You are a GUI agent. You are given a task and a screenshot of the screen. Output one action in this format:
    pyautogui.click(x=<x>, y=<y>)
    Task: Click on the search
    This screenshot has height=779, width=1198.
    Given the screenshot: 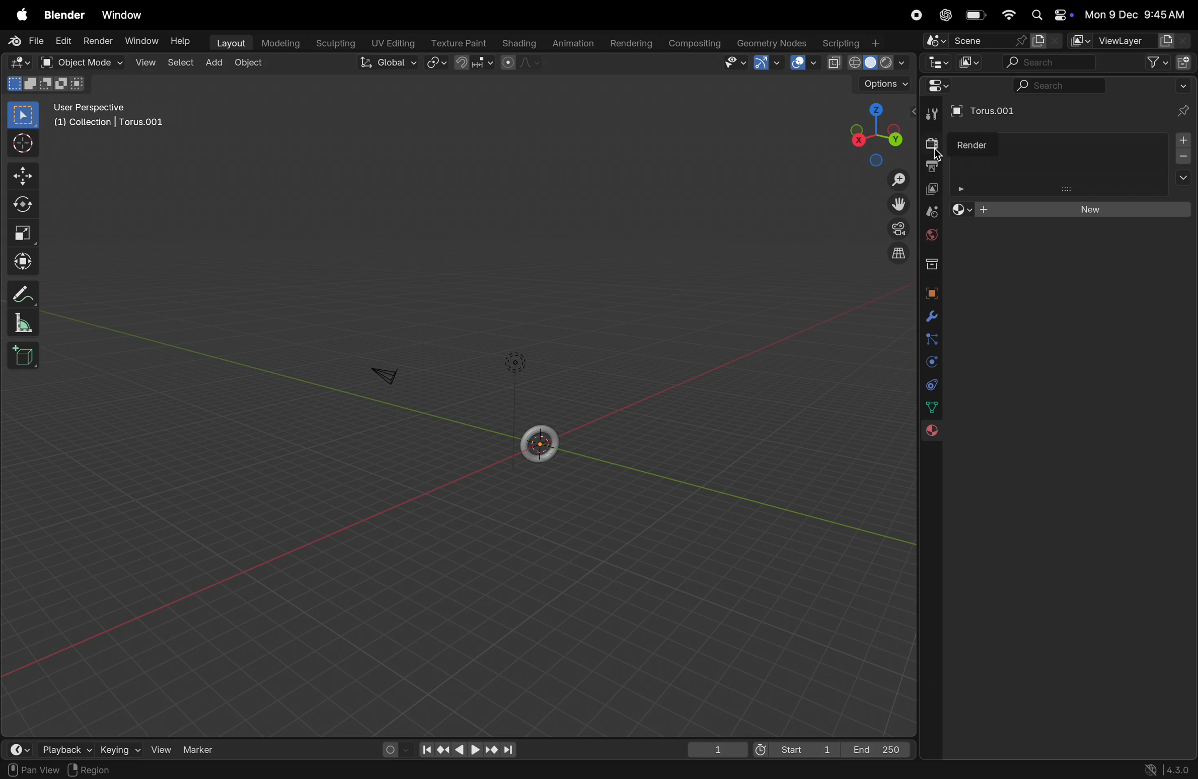 What is the action you would take?
    pyautogui.click(x=1057, y=86)
    